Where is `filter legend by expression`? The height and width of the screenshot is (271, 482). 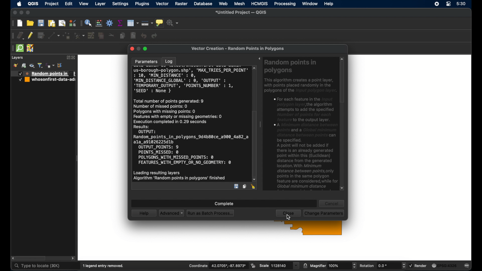 filter legend by expression is located at coordinates (50, 65).